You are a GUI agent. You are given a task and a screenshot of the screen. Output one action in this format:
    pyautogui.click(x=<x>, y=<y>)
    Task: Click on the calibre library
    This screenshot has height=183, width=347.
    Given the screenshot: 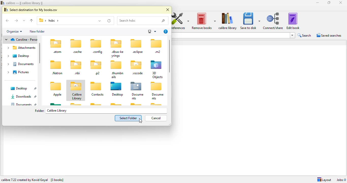 What is the action you would take?
    pyautogui.click(x=85, y=86)
    